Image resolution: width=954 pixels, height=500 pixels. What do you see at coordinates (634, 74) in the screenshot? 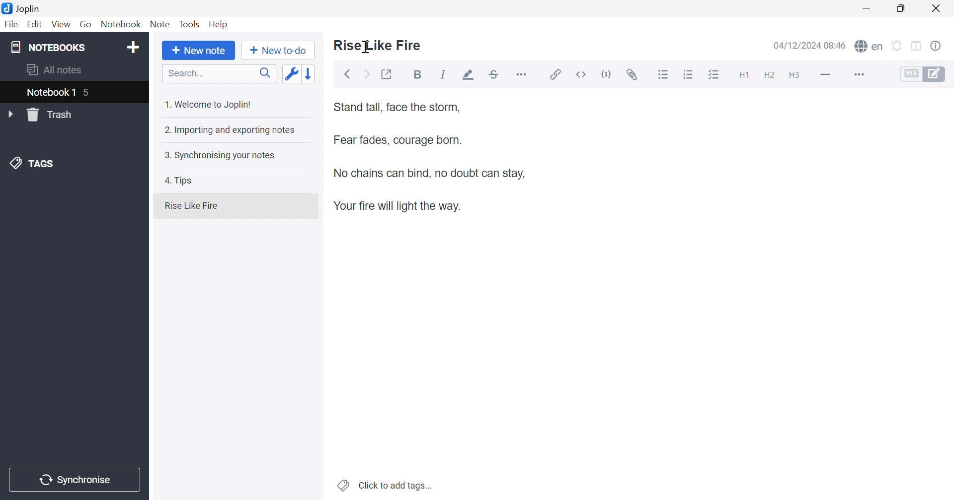
I see `Attach file` at bounding box center [634, 74].